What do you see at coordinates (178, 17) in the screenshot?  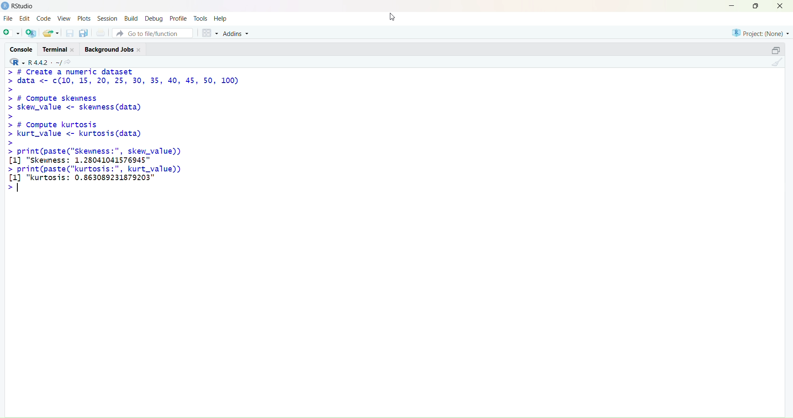 I see `Profile` at bounding box center [178, 17].